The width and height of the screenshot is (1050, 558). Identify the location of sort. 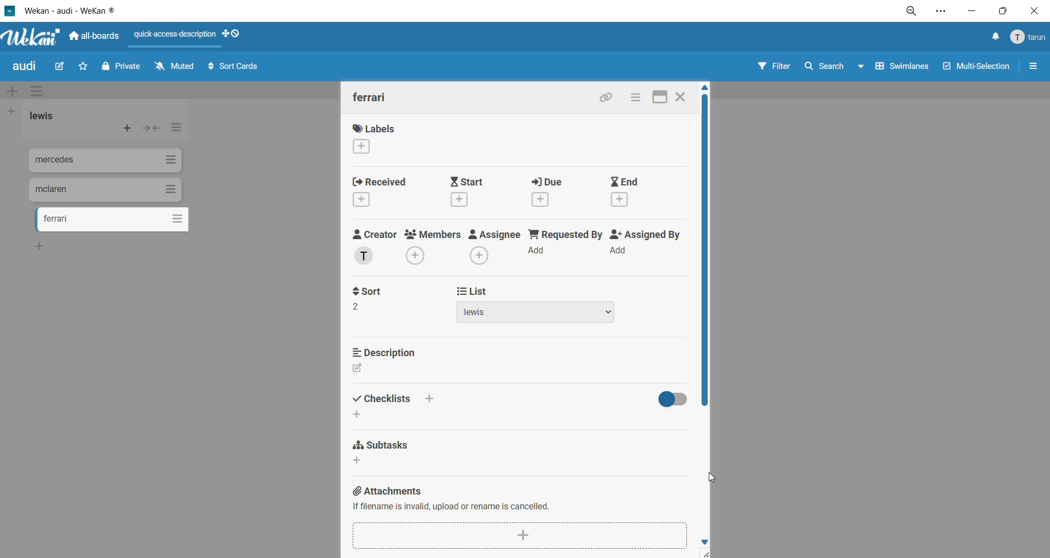
(377, 298).